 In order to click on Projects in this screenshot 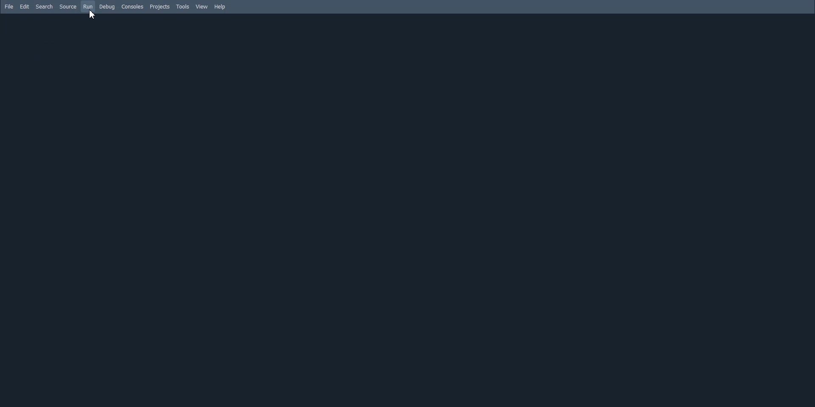, I will do `click(160, 6)`.